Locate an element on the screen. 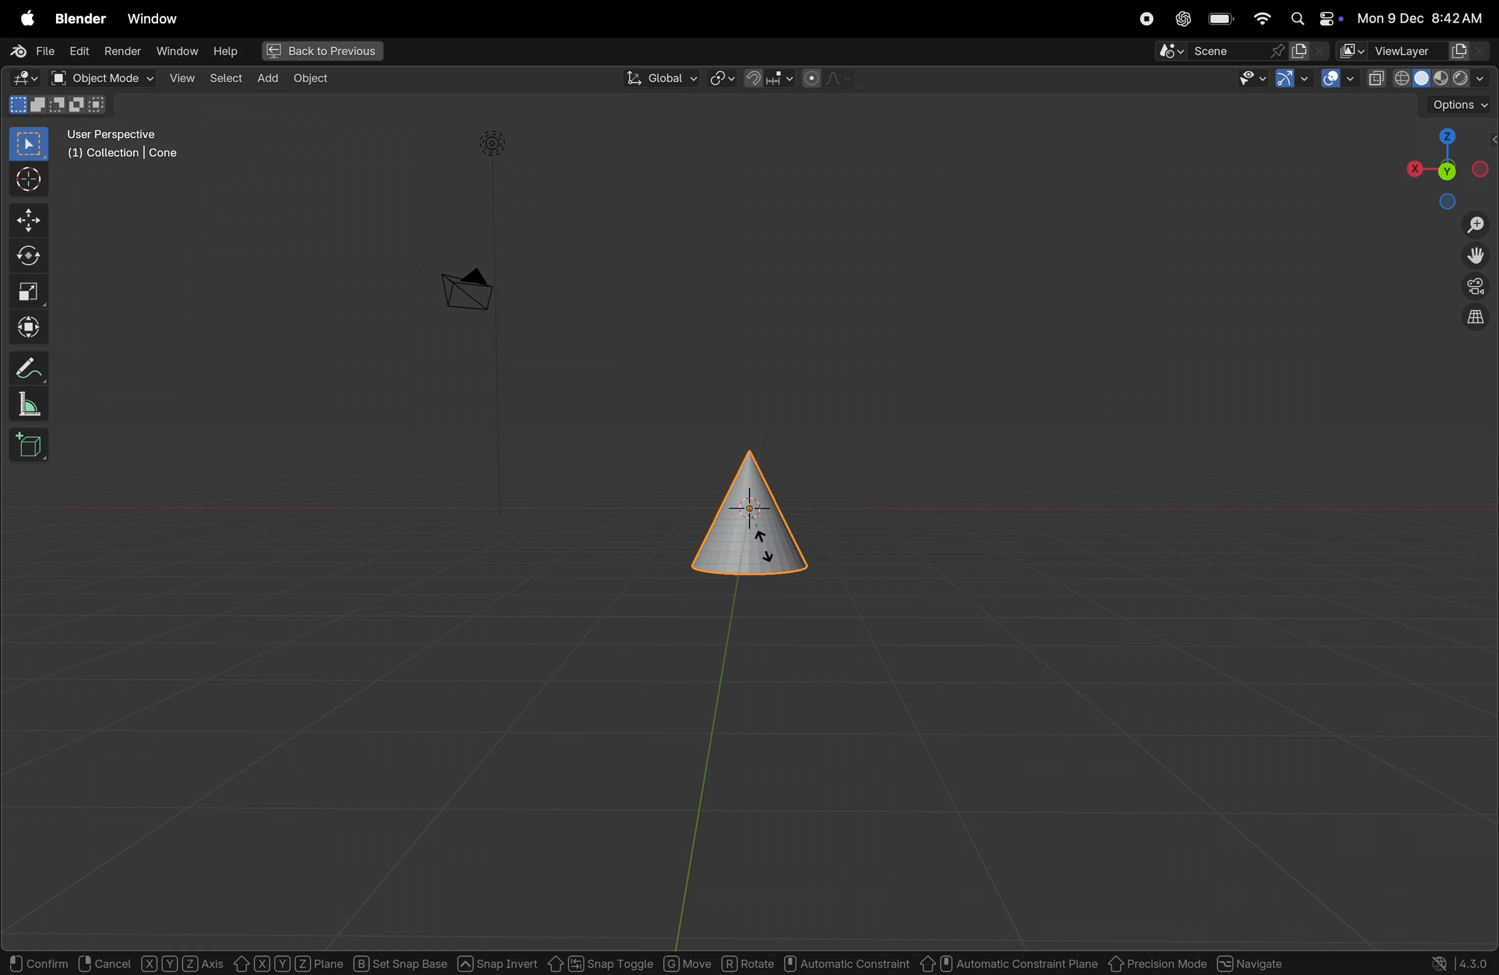 The width and height of the screenshot is (1499, 975). view layer is located at coordinates (1416, 48).